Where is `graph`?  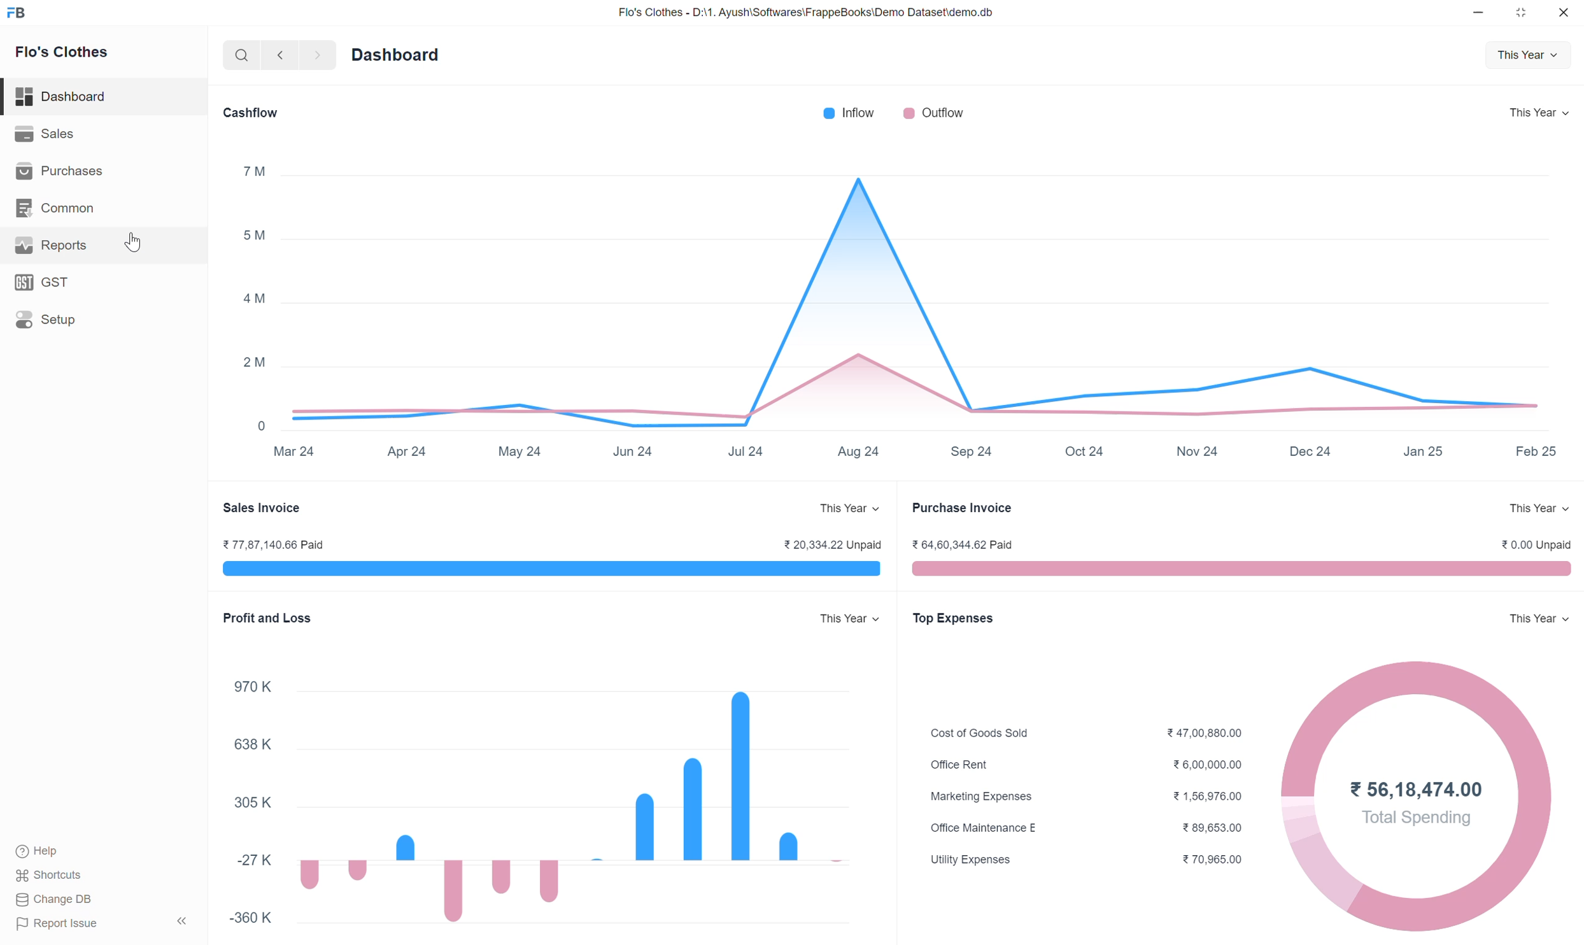
graph is located at coordinates (1422, 795).